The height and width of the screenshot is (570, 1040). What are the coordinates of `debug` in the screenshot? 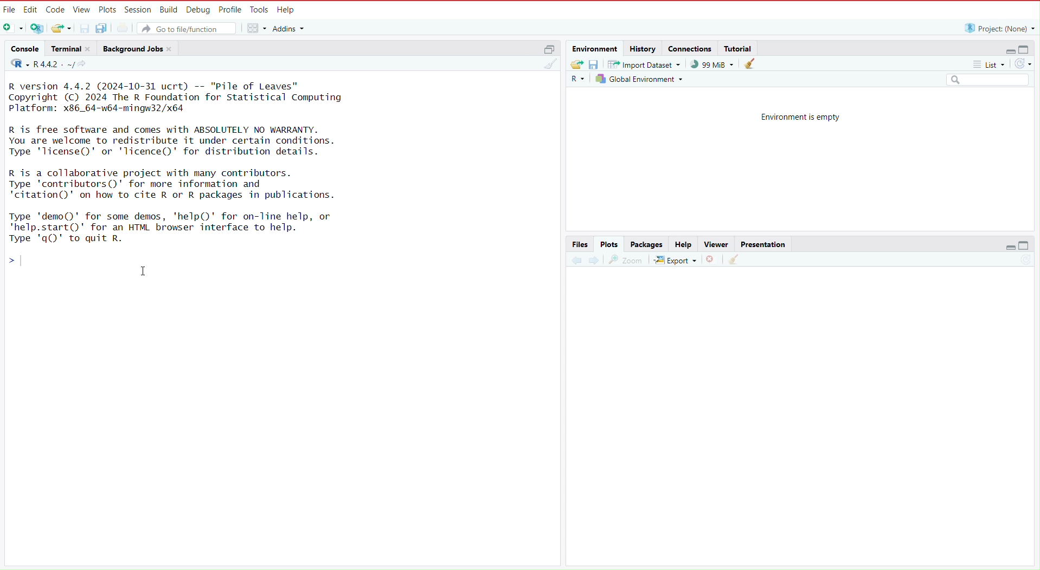 It's located at (197, 8).